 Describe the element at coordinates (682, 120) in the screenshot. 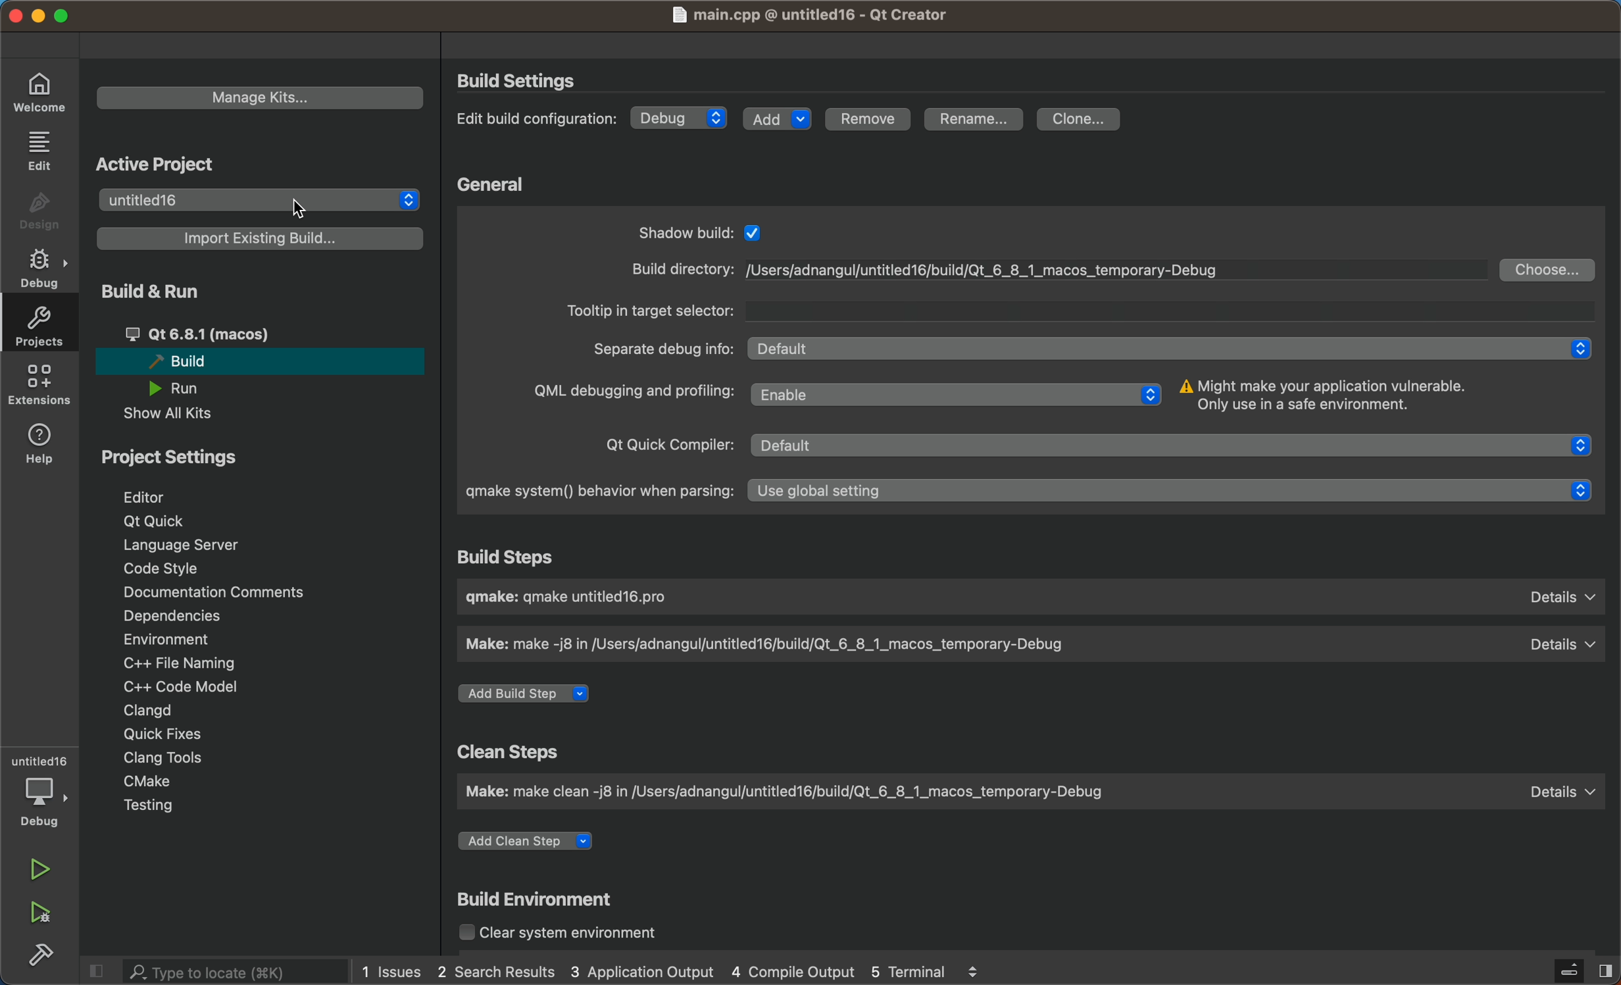

I see `debug` at that location.